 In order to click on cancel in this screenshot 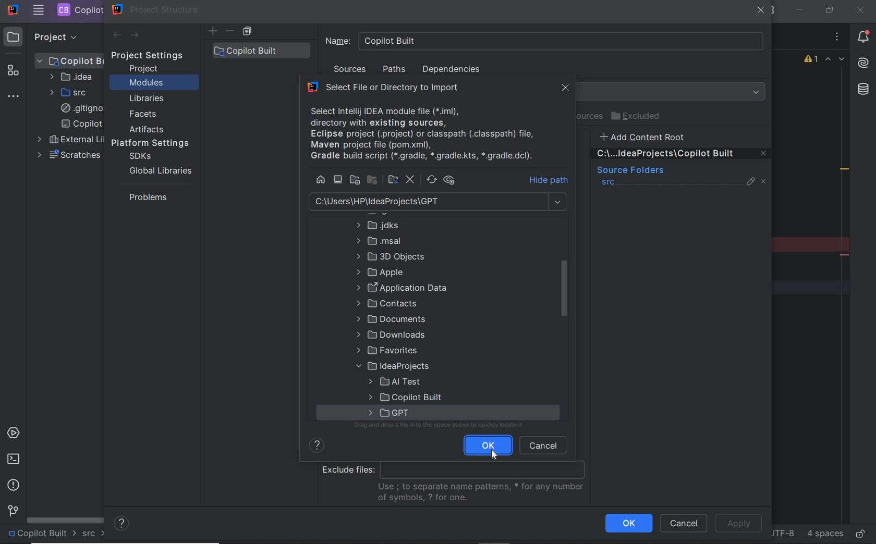, I will do `click(544, 444)`.